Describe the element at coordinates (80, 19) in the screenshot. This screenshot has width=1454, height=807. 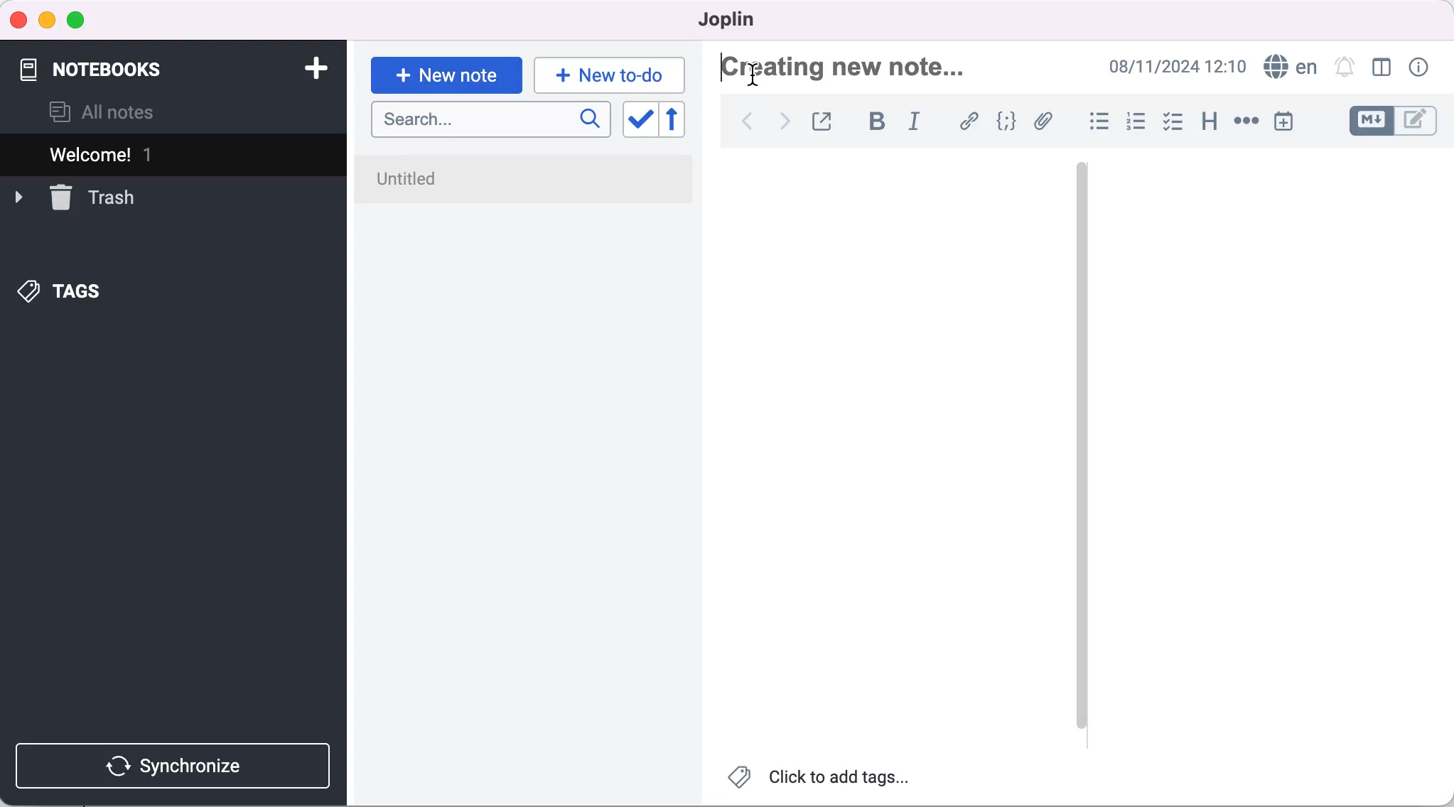
I see `maximize` at that location.